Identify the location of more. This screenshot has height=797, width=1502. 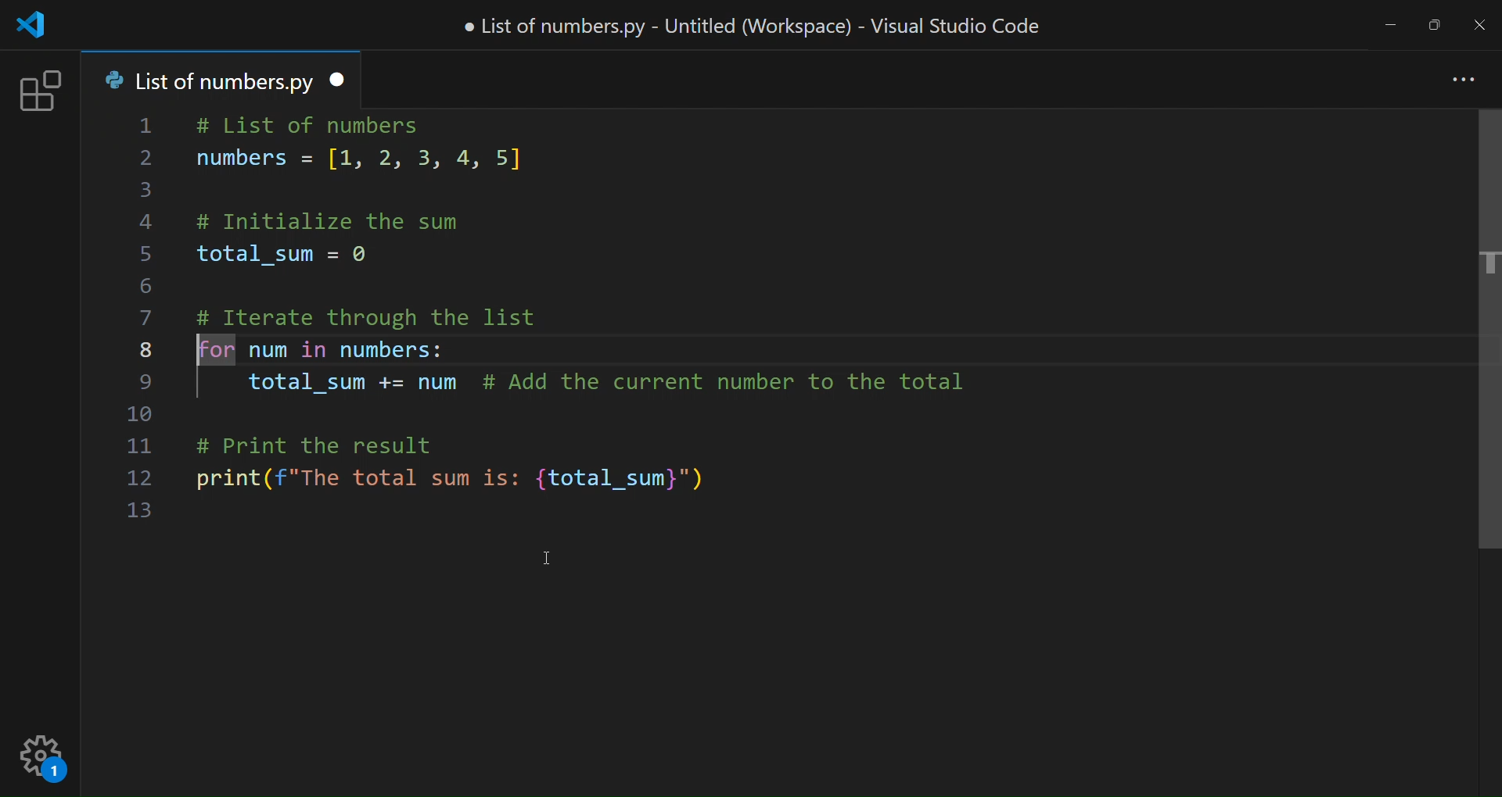
(1465, 77).